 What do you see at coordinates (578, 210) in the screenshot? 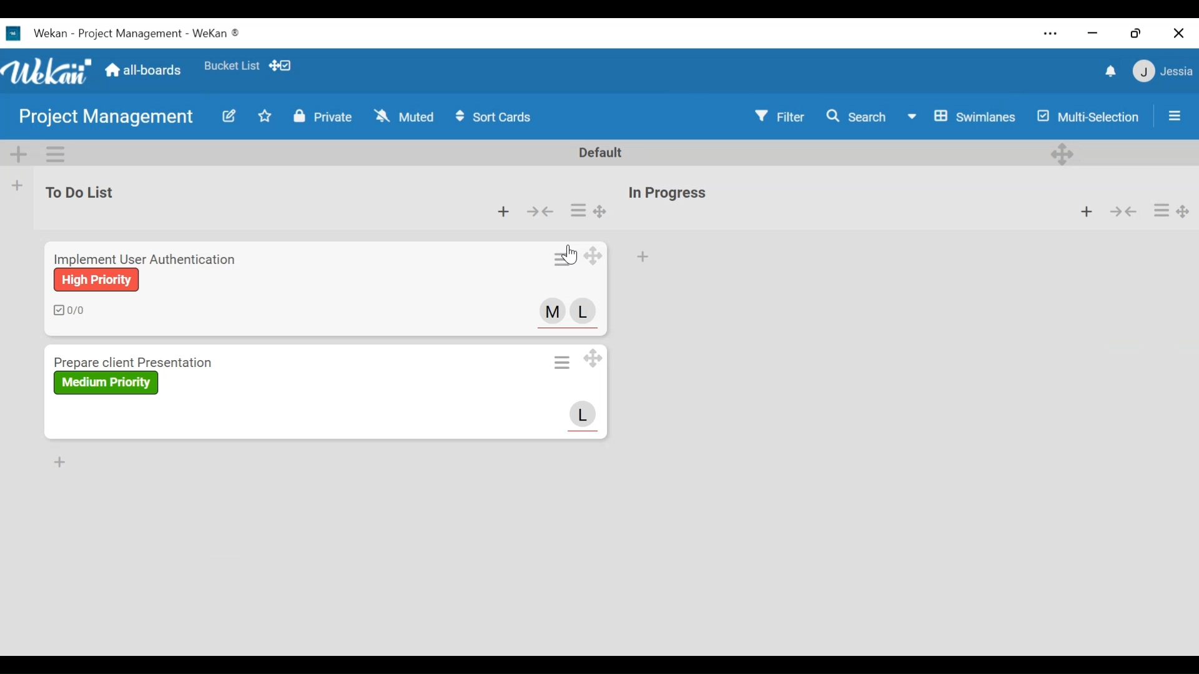
I see `card actions` at bounding box center [578, 210].